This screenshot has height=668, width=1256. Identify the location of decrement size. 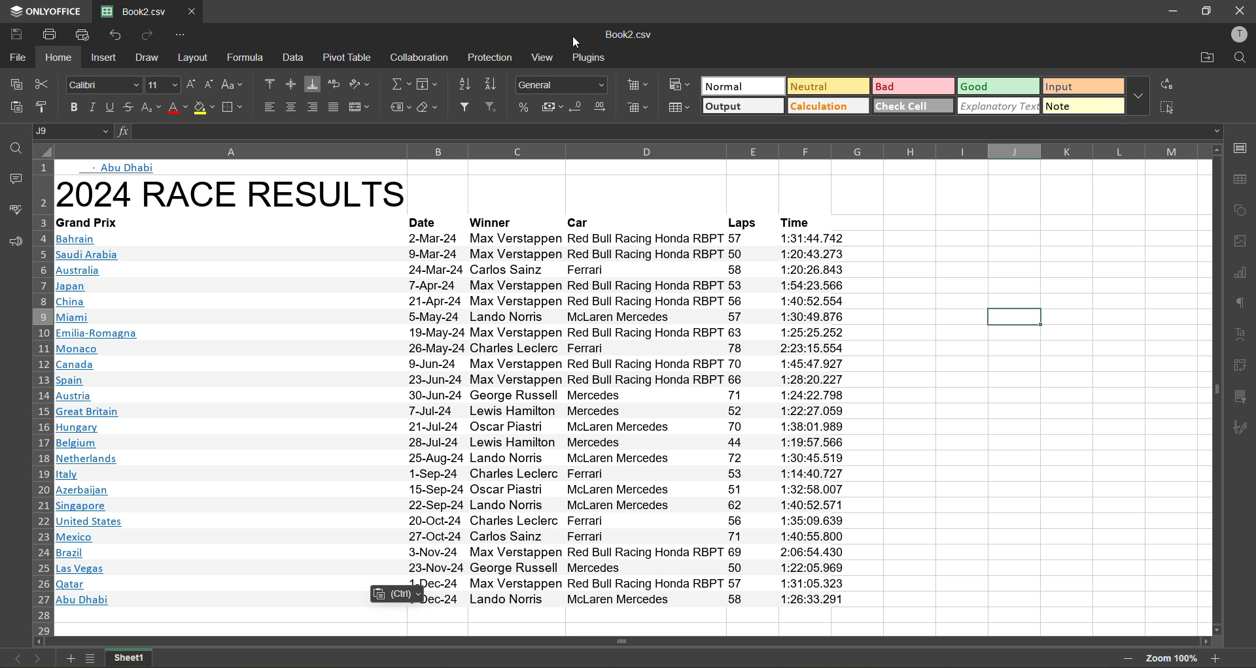
(211, 82).